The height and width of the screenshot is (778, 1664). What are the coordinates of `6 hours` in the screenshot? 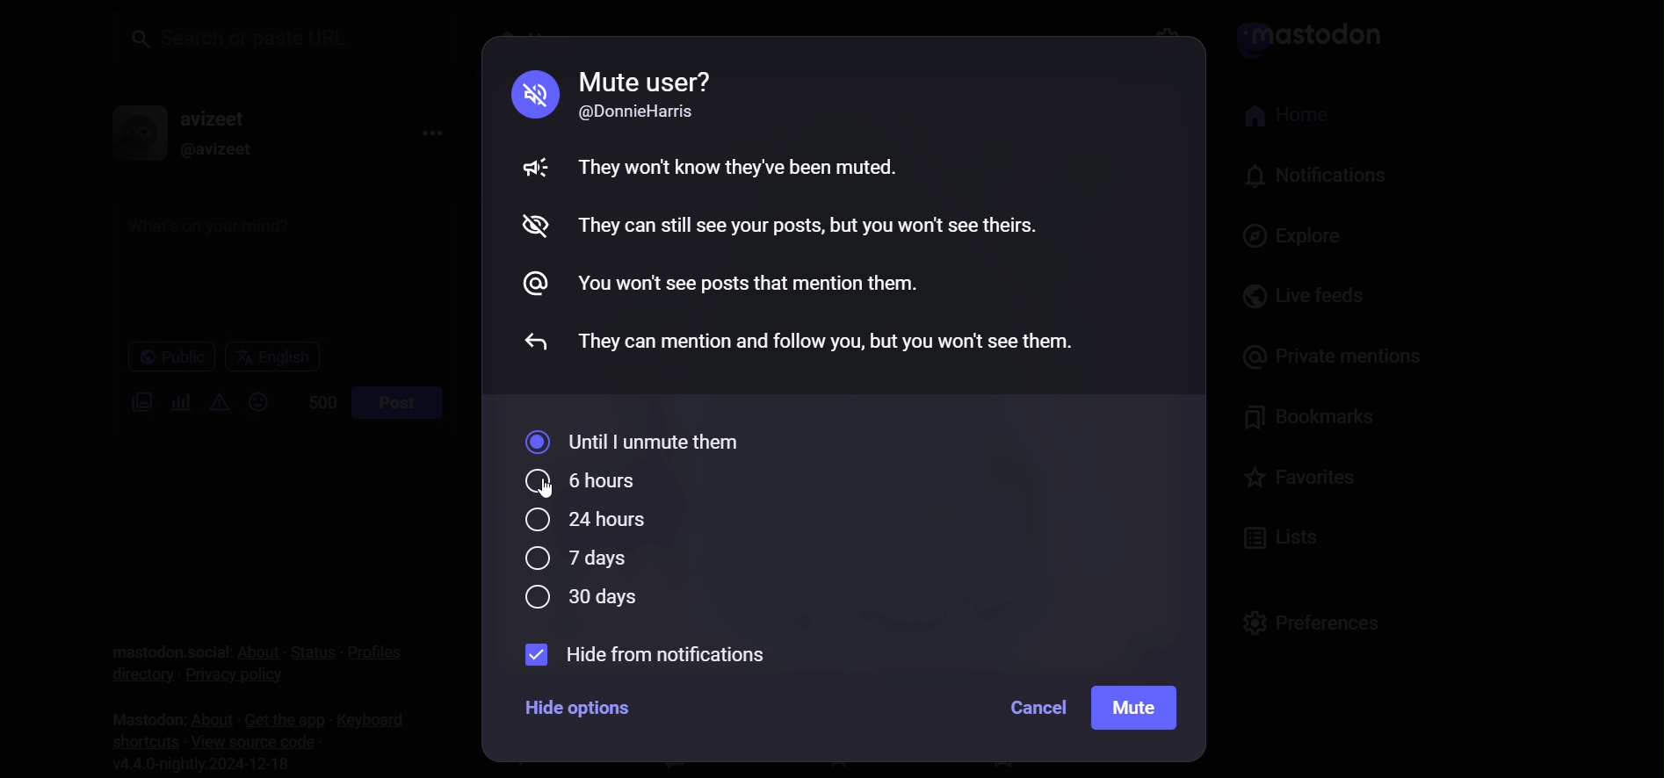 It's located at (587, 480).